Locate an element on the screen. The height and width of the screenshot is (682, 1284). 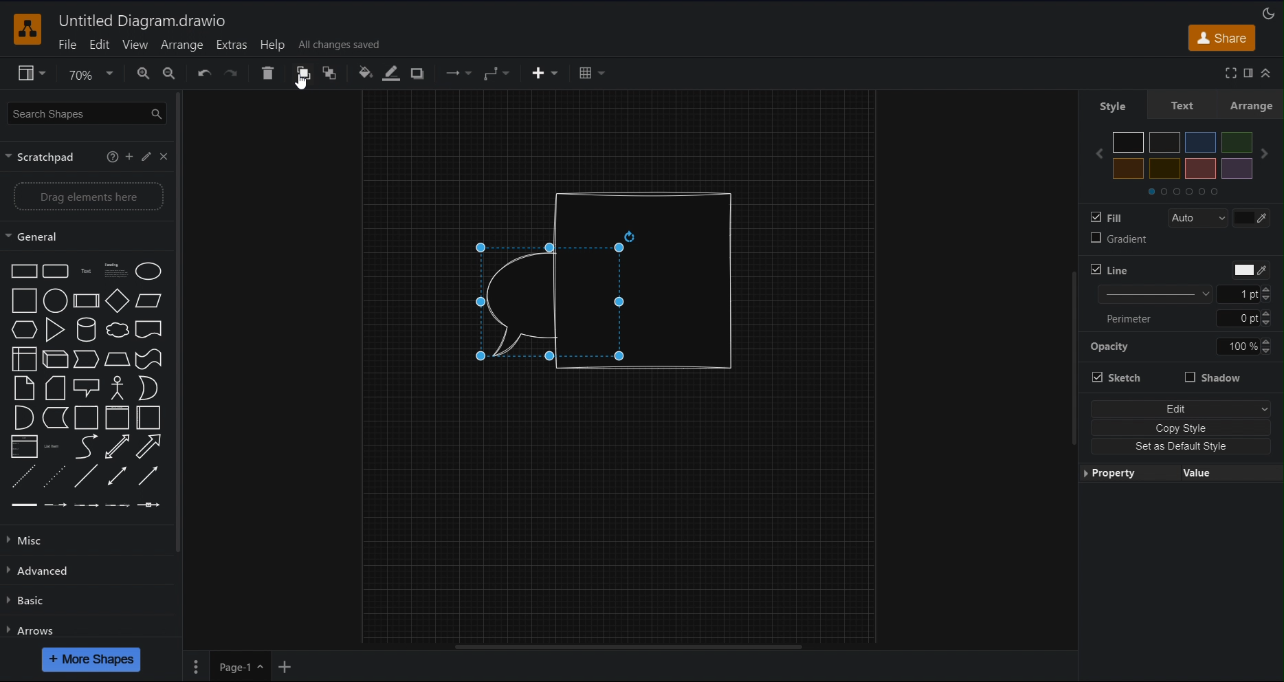
Callout is located at coordinates (87, 388).